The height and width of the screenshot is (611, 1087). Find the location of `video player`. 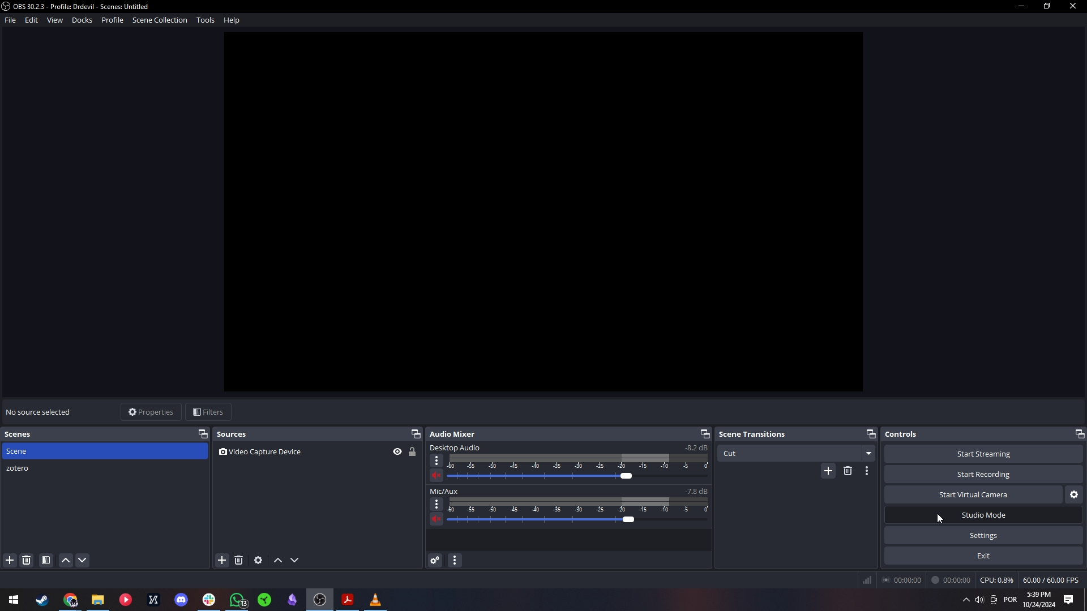

video player is located at coordinates (126, 599).